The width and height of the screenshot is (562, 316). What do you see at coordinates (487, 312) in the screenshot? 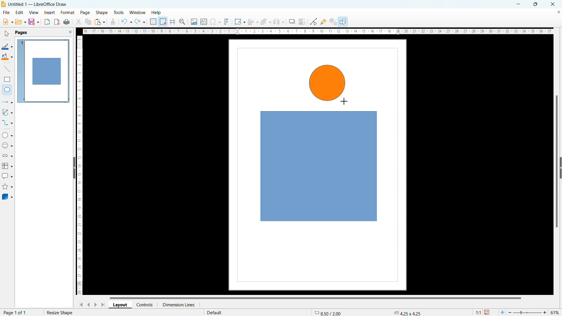
I see `save` at bounding box center [487, 312].